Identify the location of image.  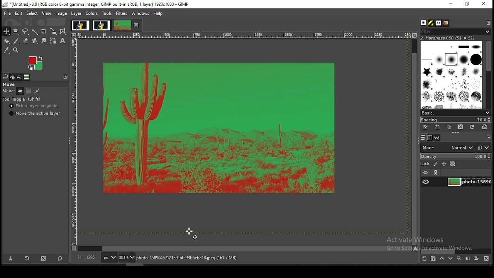
(61, 14).